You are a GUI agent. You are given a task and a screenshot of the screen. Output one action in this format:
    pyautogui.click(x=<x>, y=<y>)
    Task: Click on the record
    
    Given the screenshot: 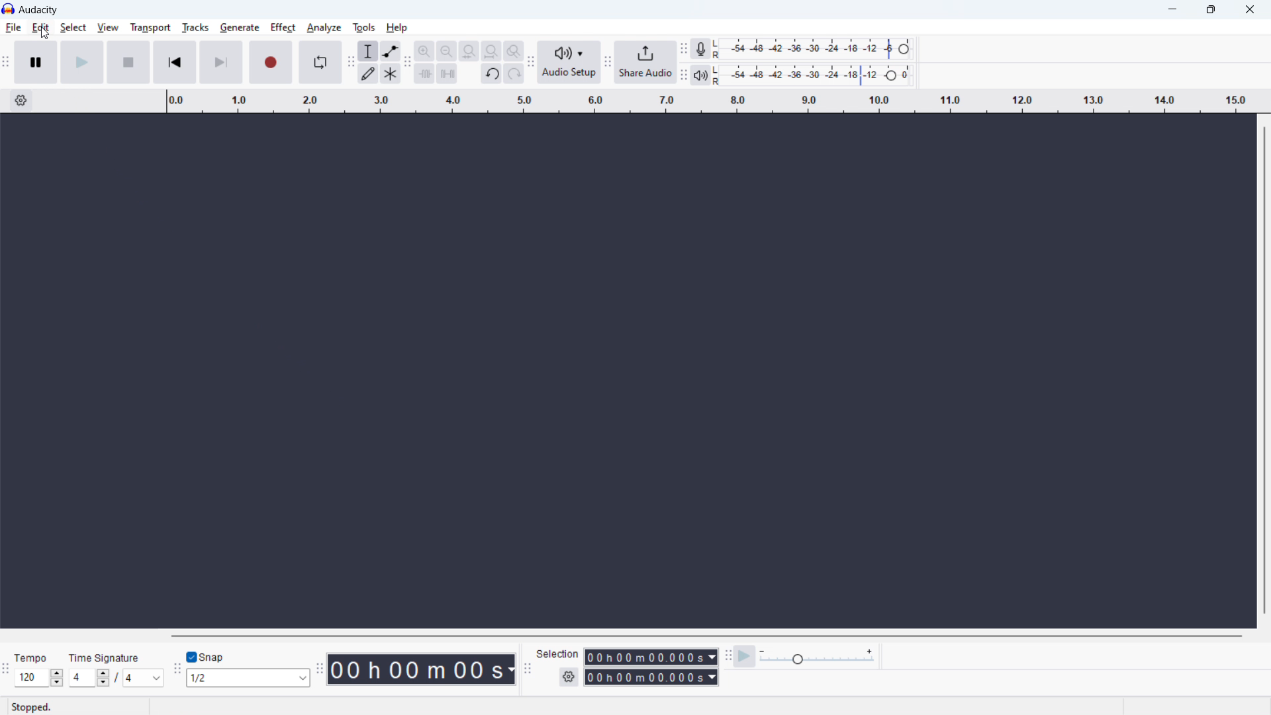 What is the action you would take?
    pyautogui.click(x=271, y=62)
    